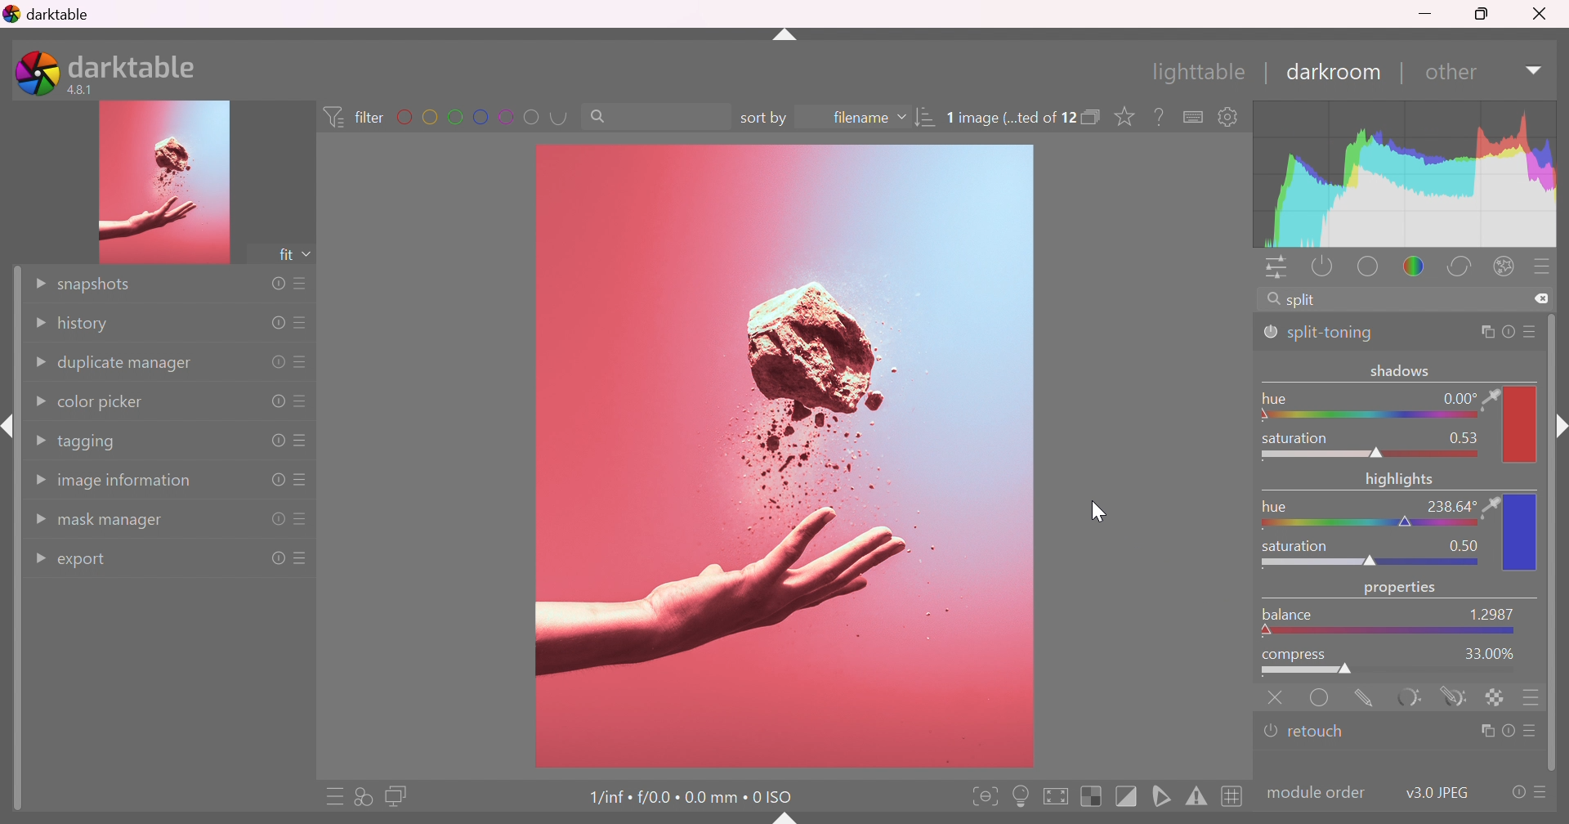 The width and height of the screenshot is (1569, 824). What do you see at coordinates (1375, 455) in the screenshot?
I see `slider` at bounding box center [1375, 455].